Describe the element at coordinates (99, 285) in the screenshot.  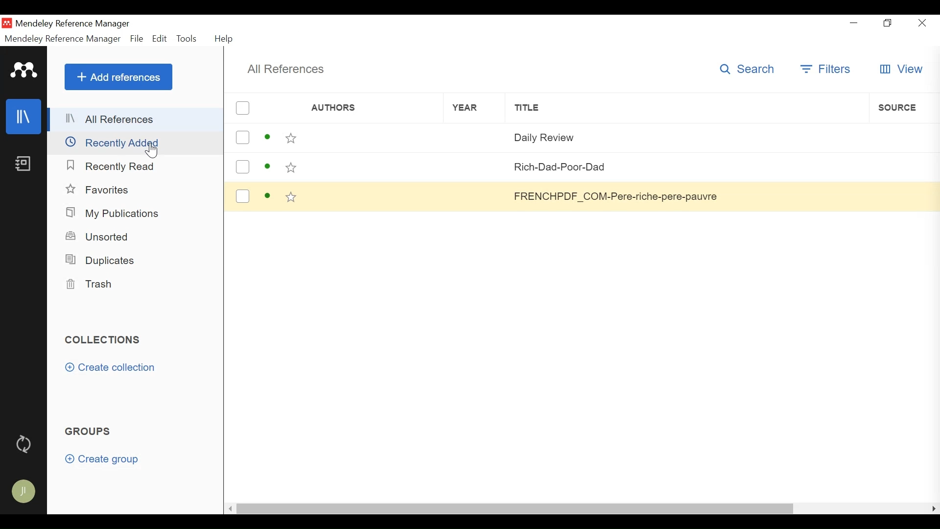
I see `Trash` at that location.